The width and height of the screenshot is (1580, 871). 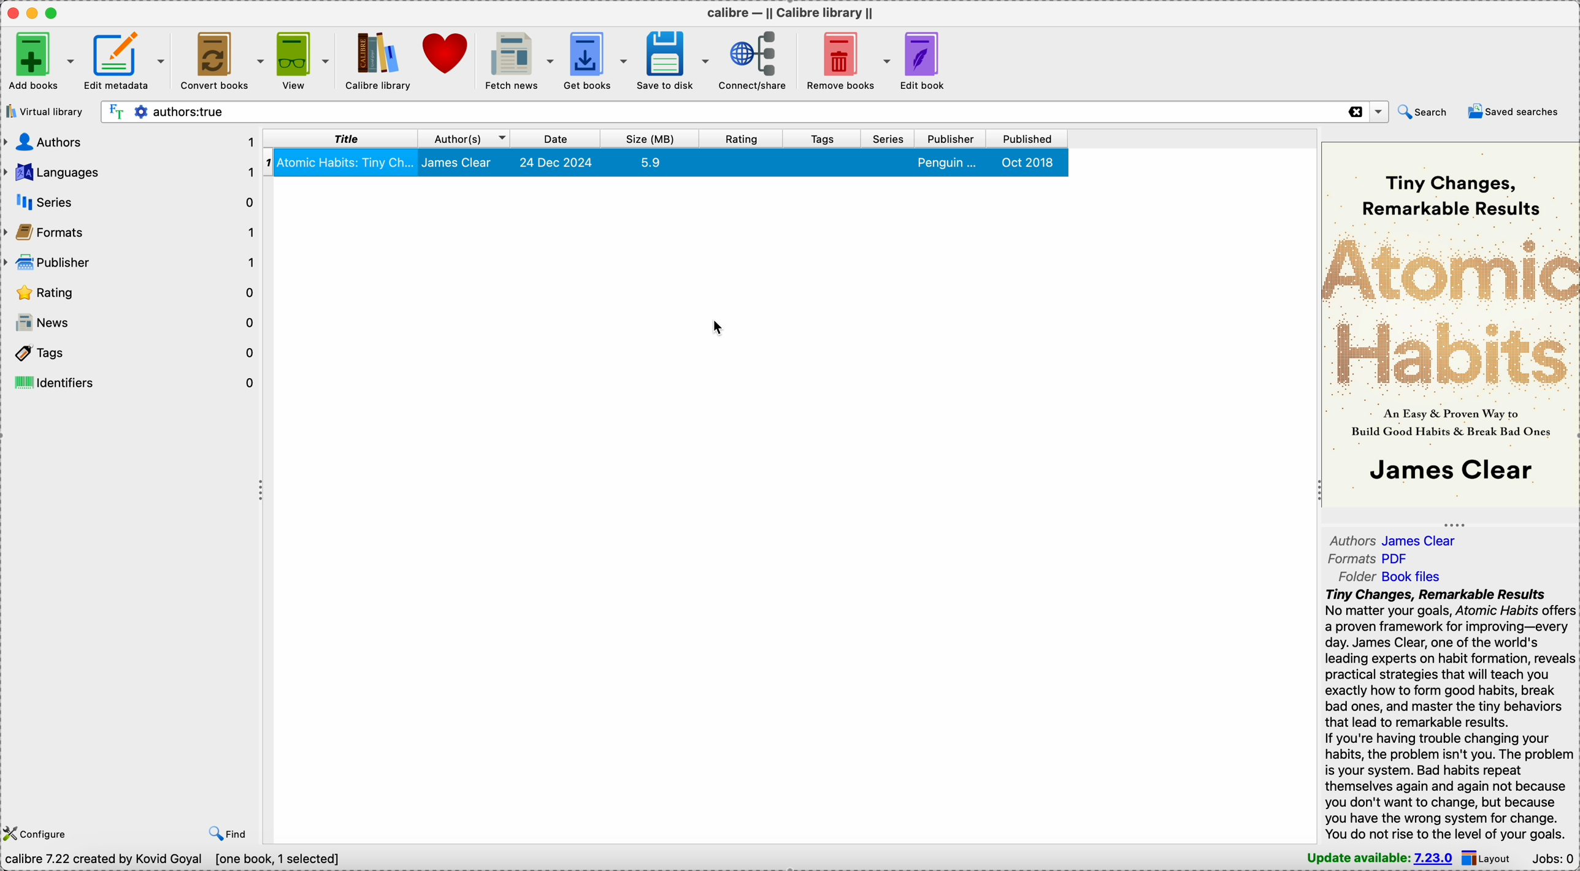 I want to click on toggle expand/contract, so click(x=261, y=490).